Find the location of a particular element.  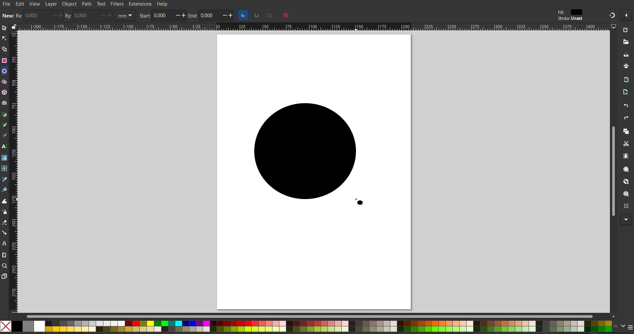

Zoom Selection is located at coordinates (626, 170).